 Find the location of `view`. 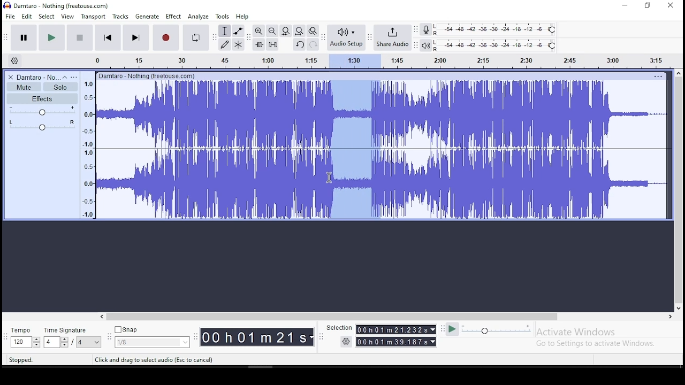

view is located at coordinates (67, 17).